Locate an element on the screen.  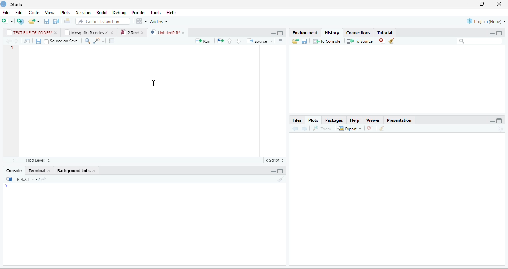
typing cursor is located at coordinates (21, 48).